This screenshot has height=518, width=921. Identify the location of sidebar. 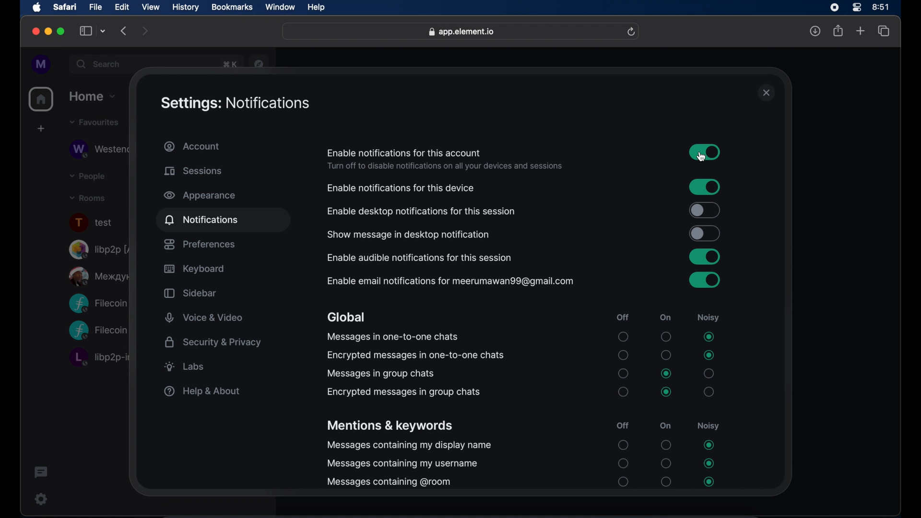
(224, 294).